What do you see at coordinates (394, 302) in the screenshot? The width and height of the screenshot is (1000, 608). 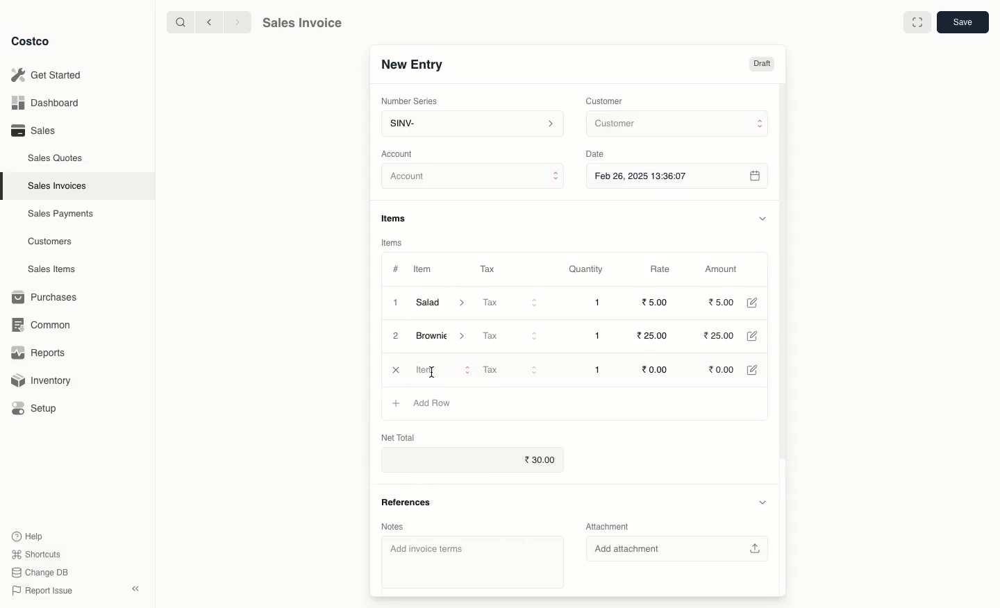 I see `1` at bounding box center [394, 302].